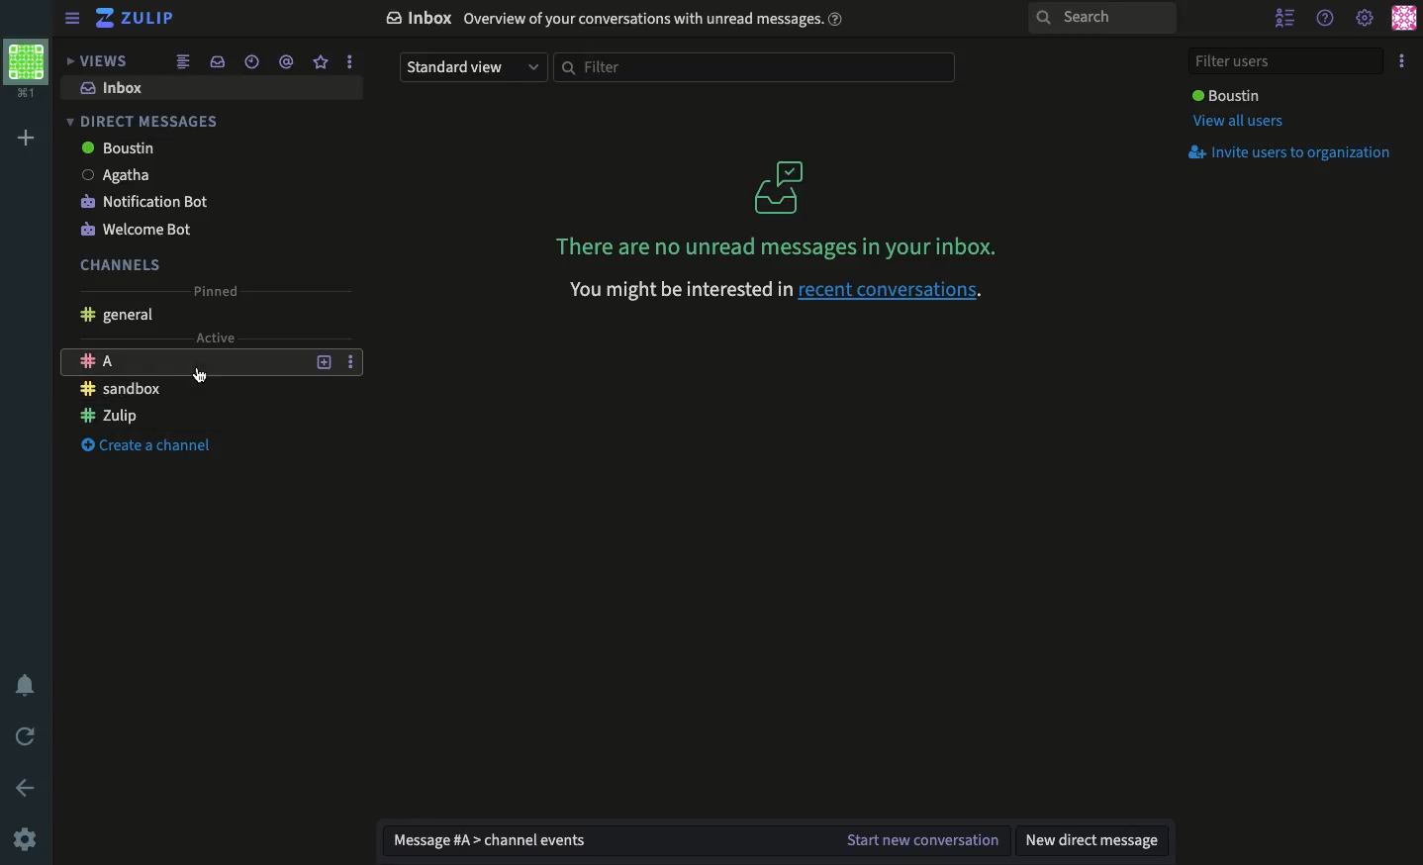  Describe the element at coordinates (139, 20) in the screenshot. I see `Zulip` at that location.